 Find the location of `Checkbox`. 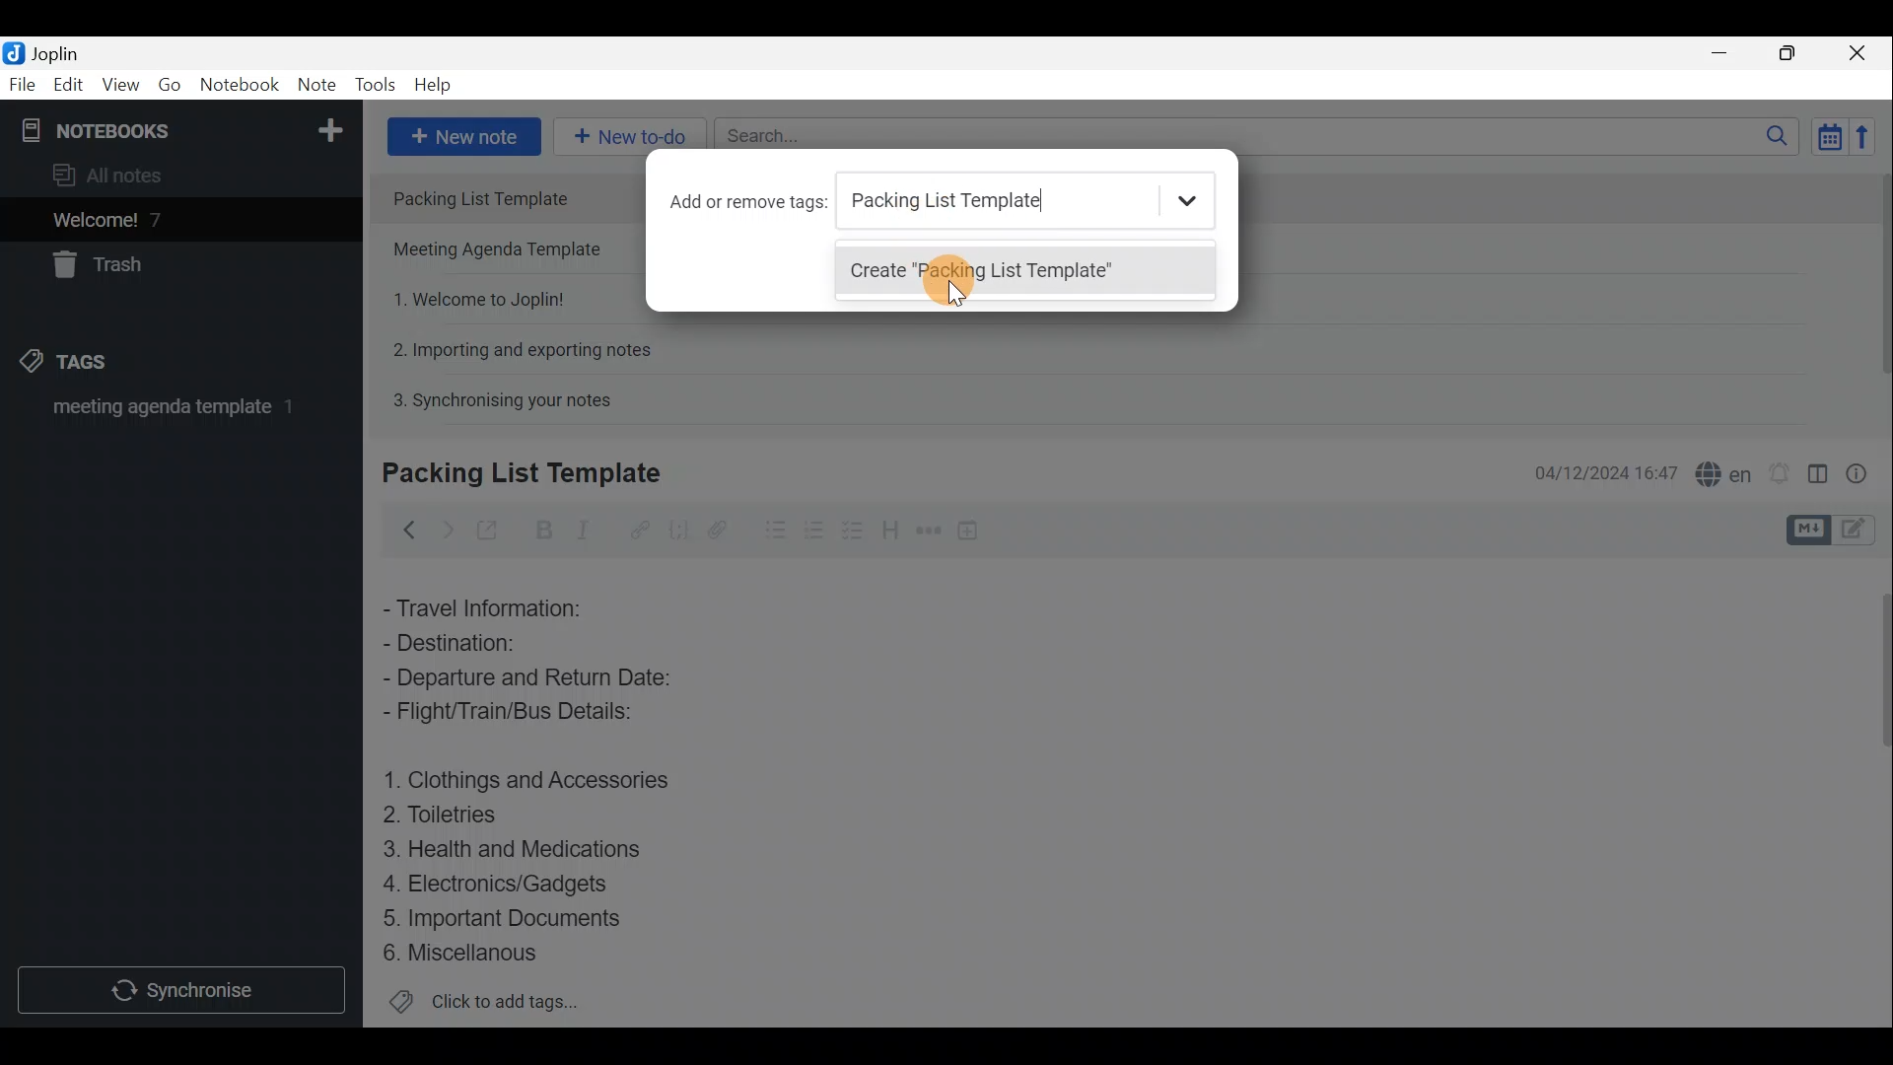

Checkbox is located at coordinates (813, 527).